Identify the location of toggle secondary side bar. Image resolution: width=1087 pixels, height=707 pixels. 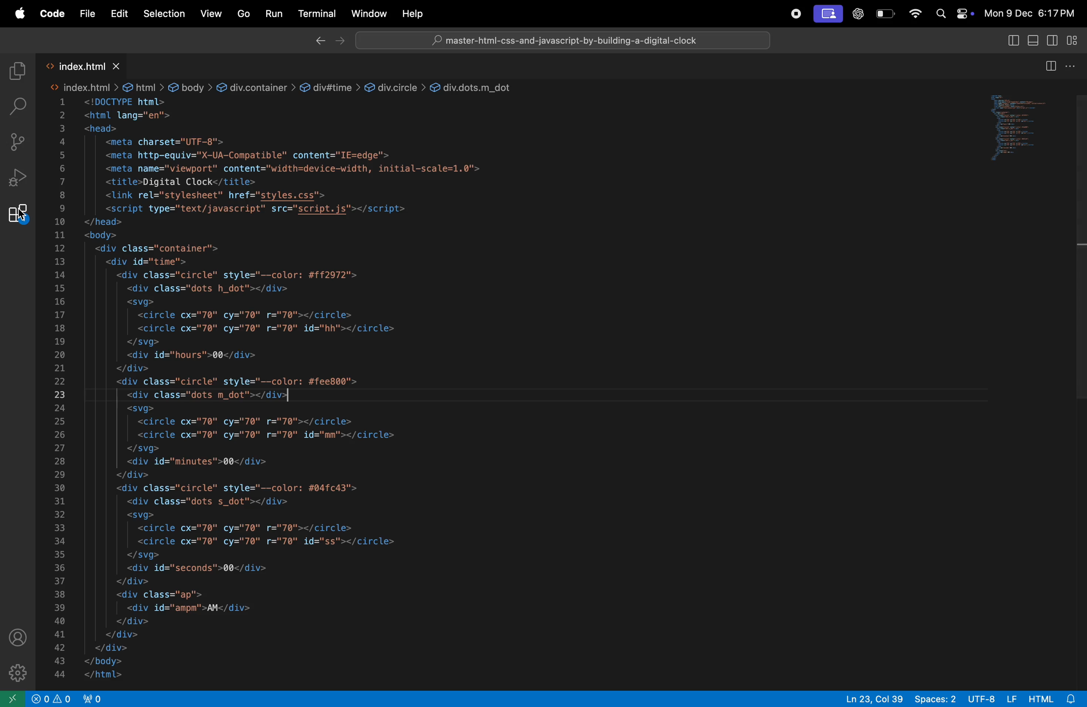
(1052, 40).